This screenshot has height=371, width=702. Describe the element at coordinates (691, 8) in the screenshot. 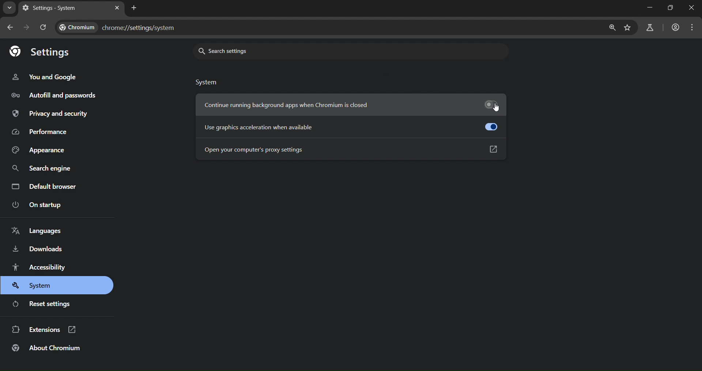

I see `close` at that location.